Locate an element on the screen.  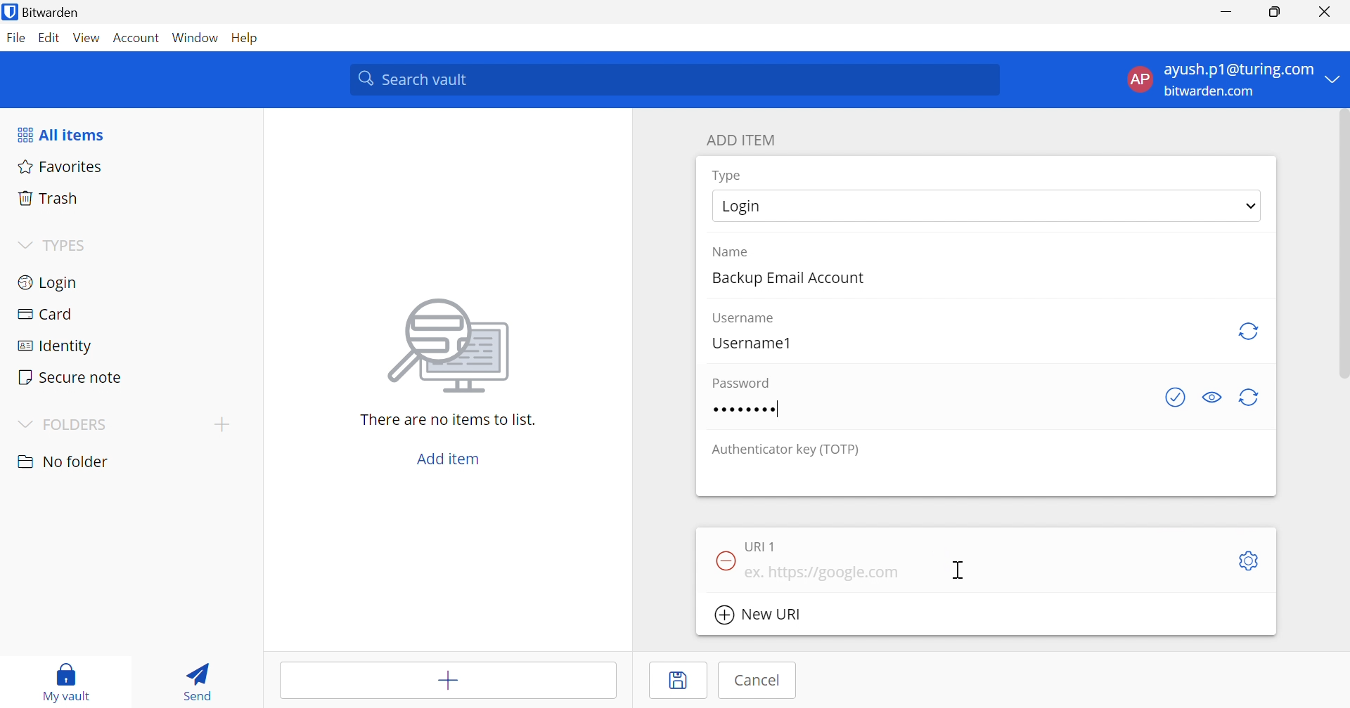
Cancel is located at coordinates (758, 681).